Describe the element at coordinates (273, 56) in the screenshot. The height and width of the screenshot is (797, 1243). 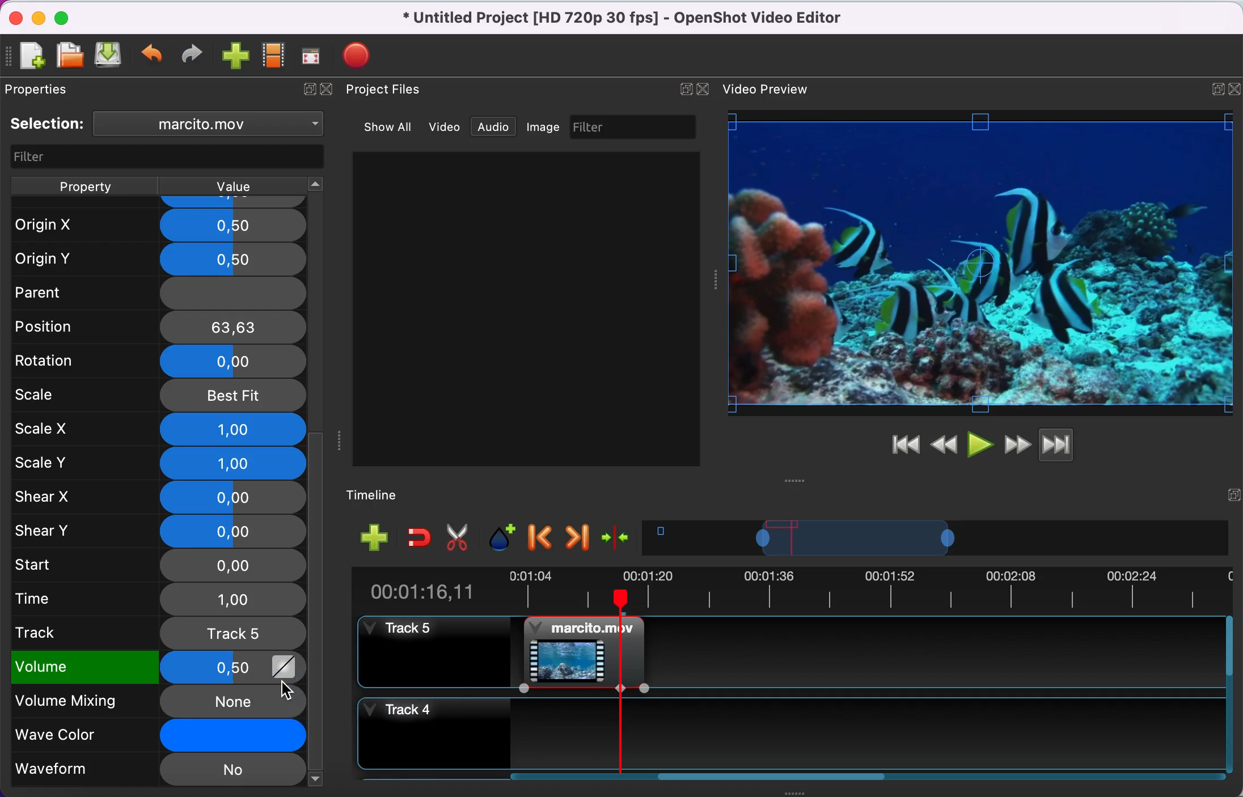
I see `choose profile` at that location.